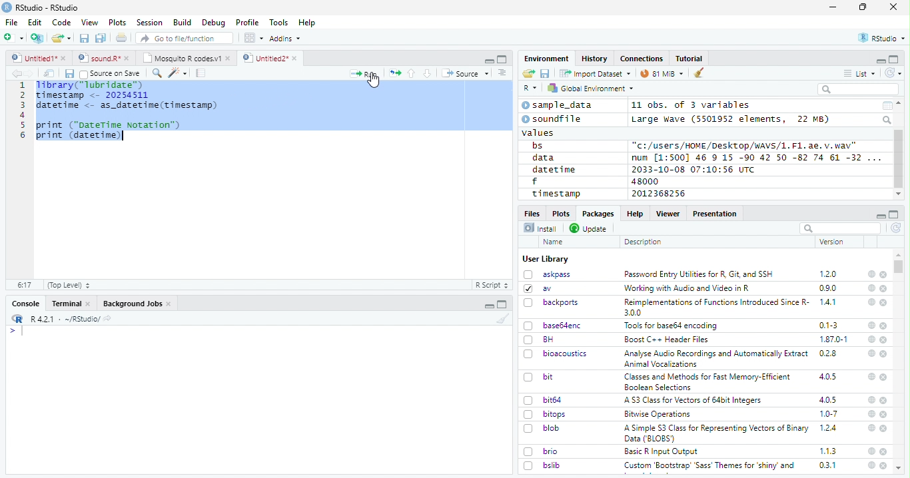 The image size is (910, 478). I want to click on 55:17, so click(25, 285).